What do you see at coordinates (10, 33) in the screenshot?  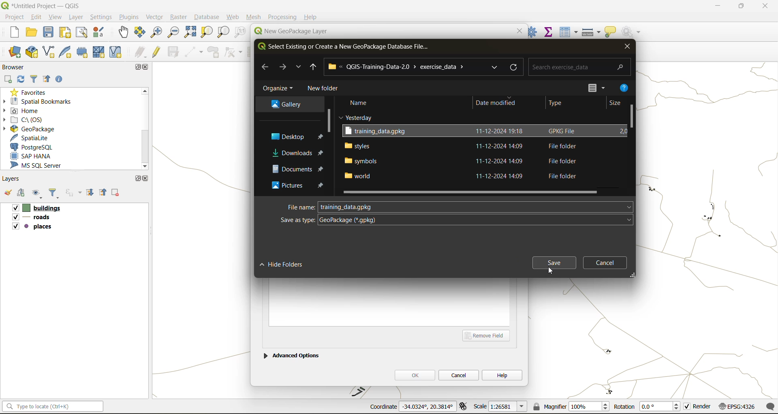 I see `new` at bounding box center [10, 33].